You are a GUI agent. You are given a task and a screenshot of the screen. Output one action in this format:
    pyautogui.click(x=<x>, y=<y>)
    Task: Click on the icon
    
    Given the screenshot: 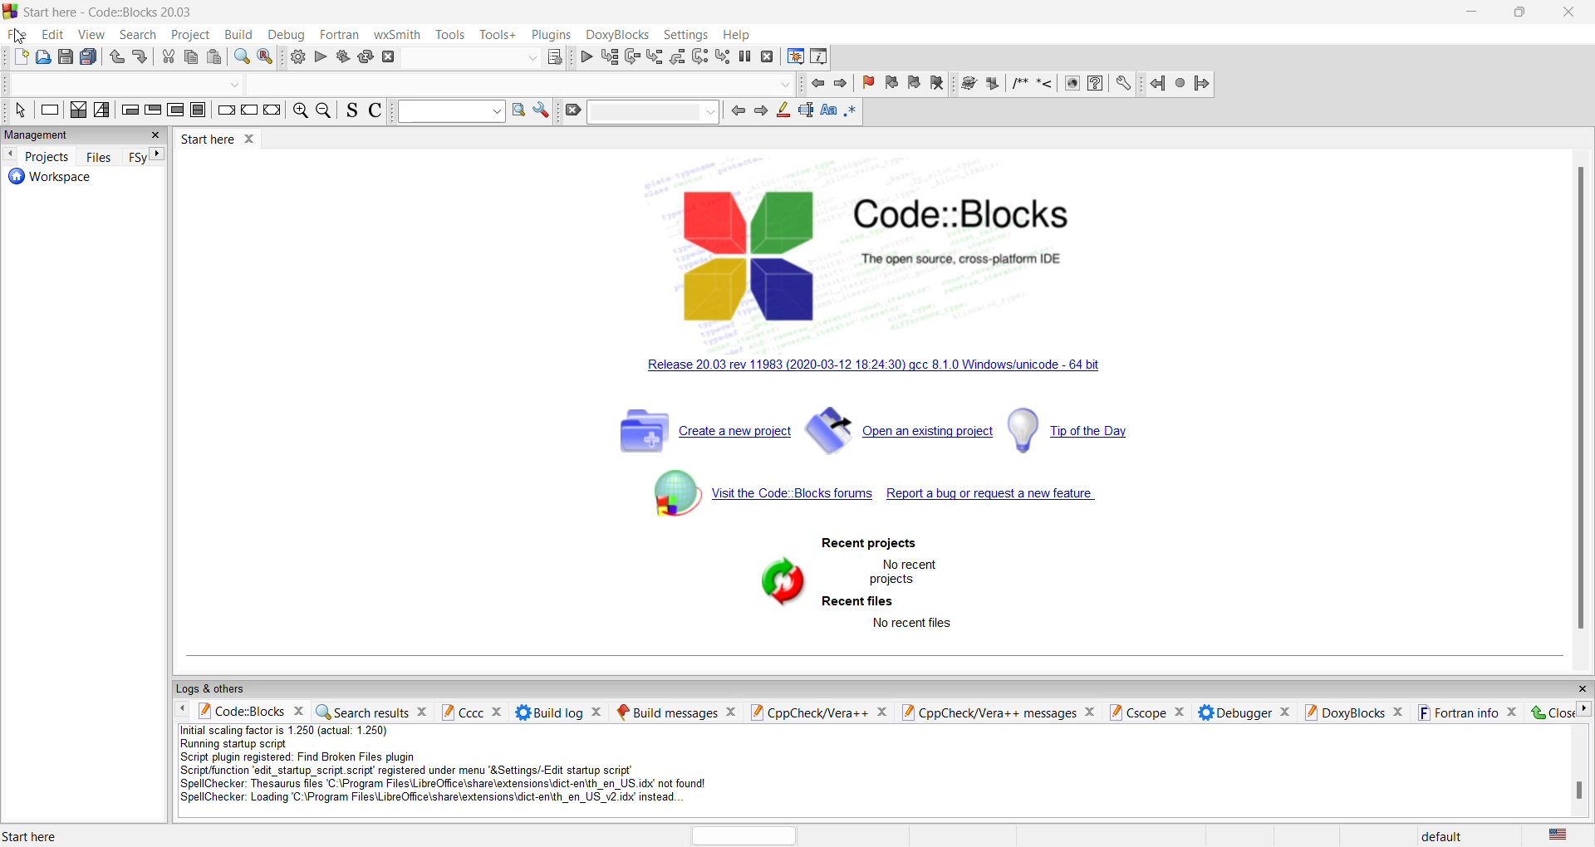 What is the action you would take?
    pyautogui.click(x=969, y=84)
    